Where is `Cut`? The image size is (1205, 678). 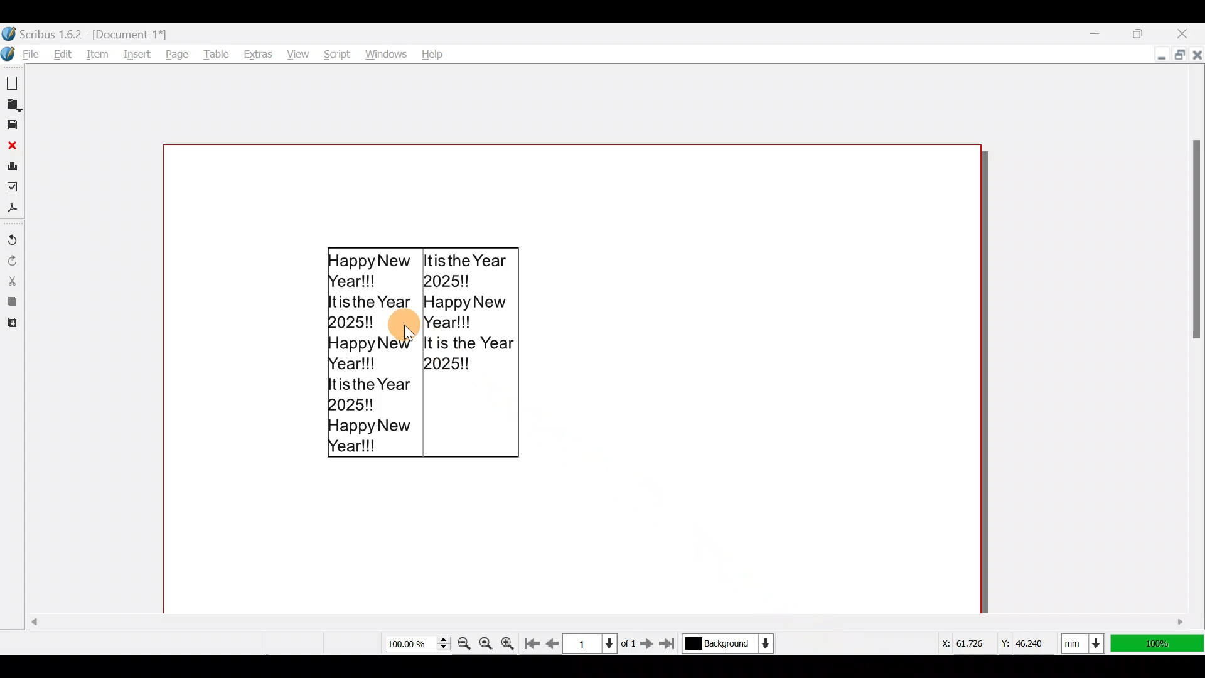 Cut is located at coordinates (12, 280).